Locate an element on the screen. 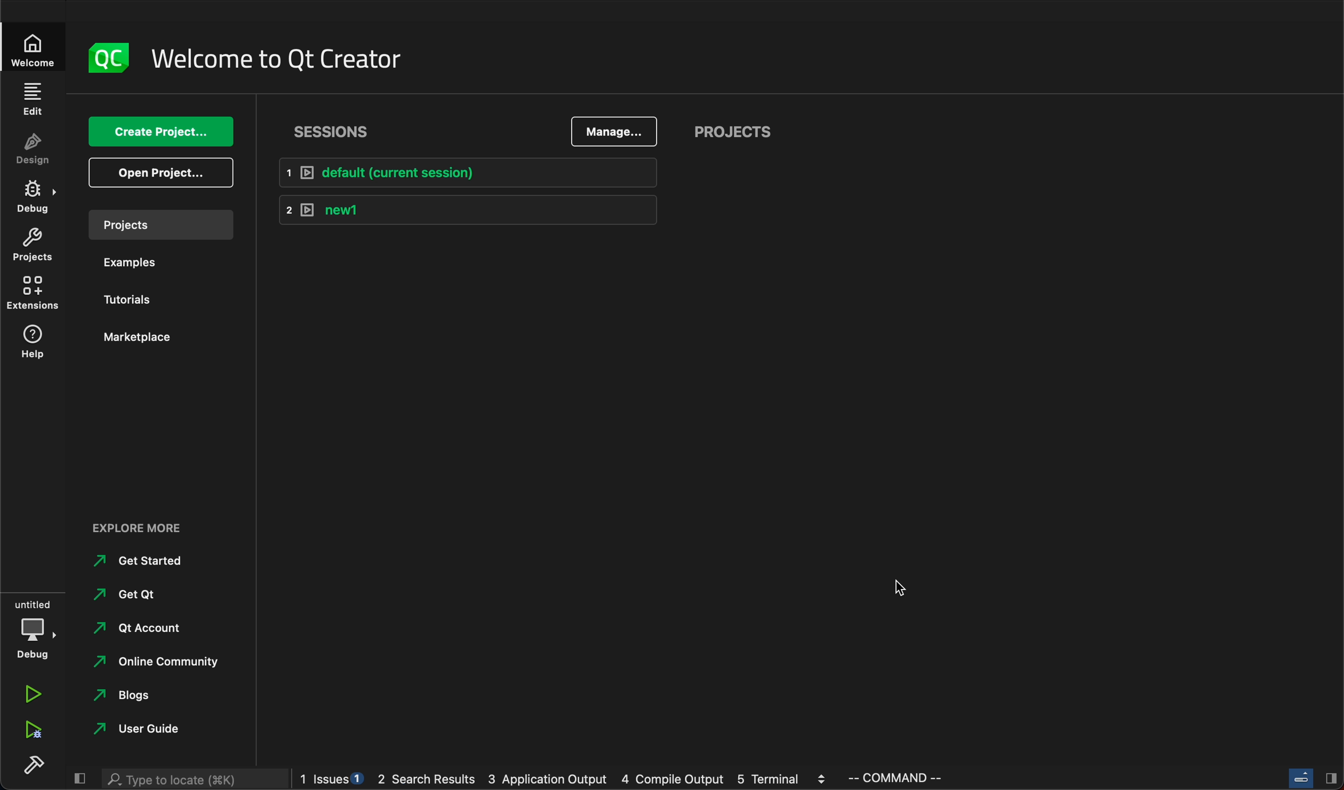 This screenshot has height=790, width=1344. new1 is located at coordinates (470, 208).